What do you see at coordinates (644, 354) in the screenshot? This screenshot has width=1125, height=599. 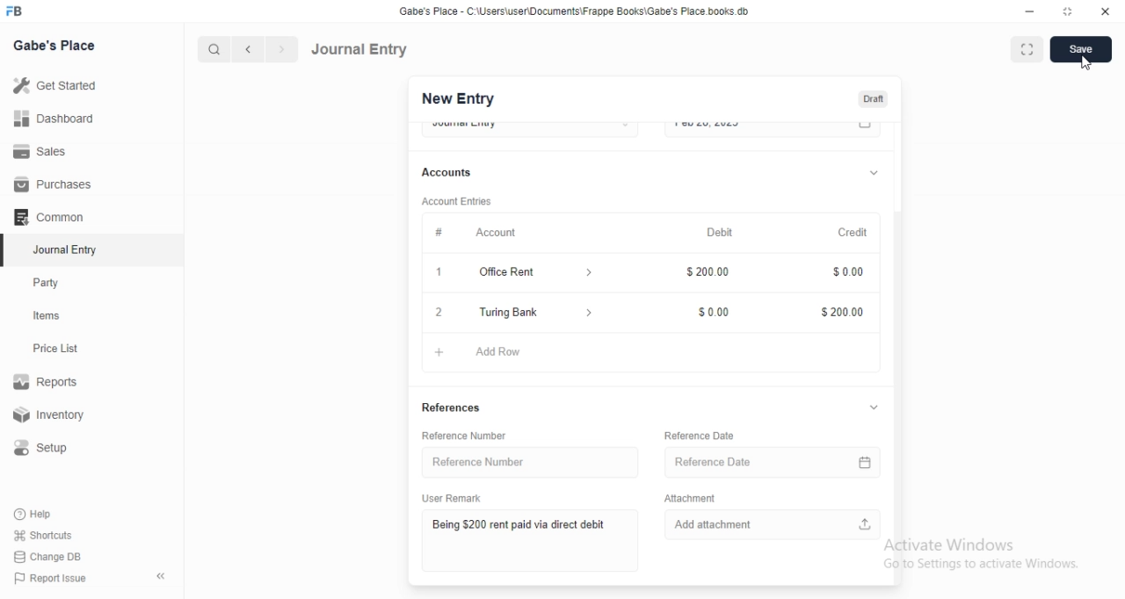 I see `+ AddRow` at bounding box center [644, 354].